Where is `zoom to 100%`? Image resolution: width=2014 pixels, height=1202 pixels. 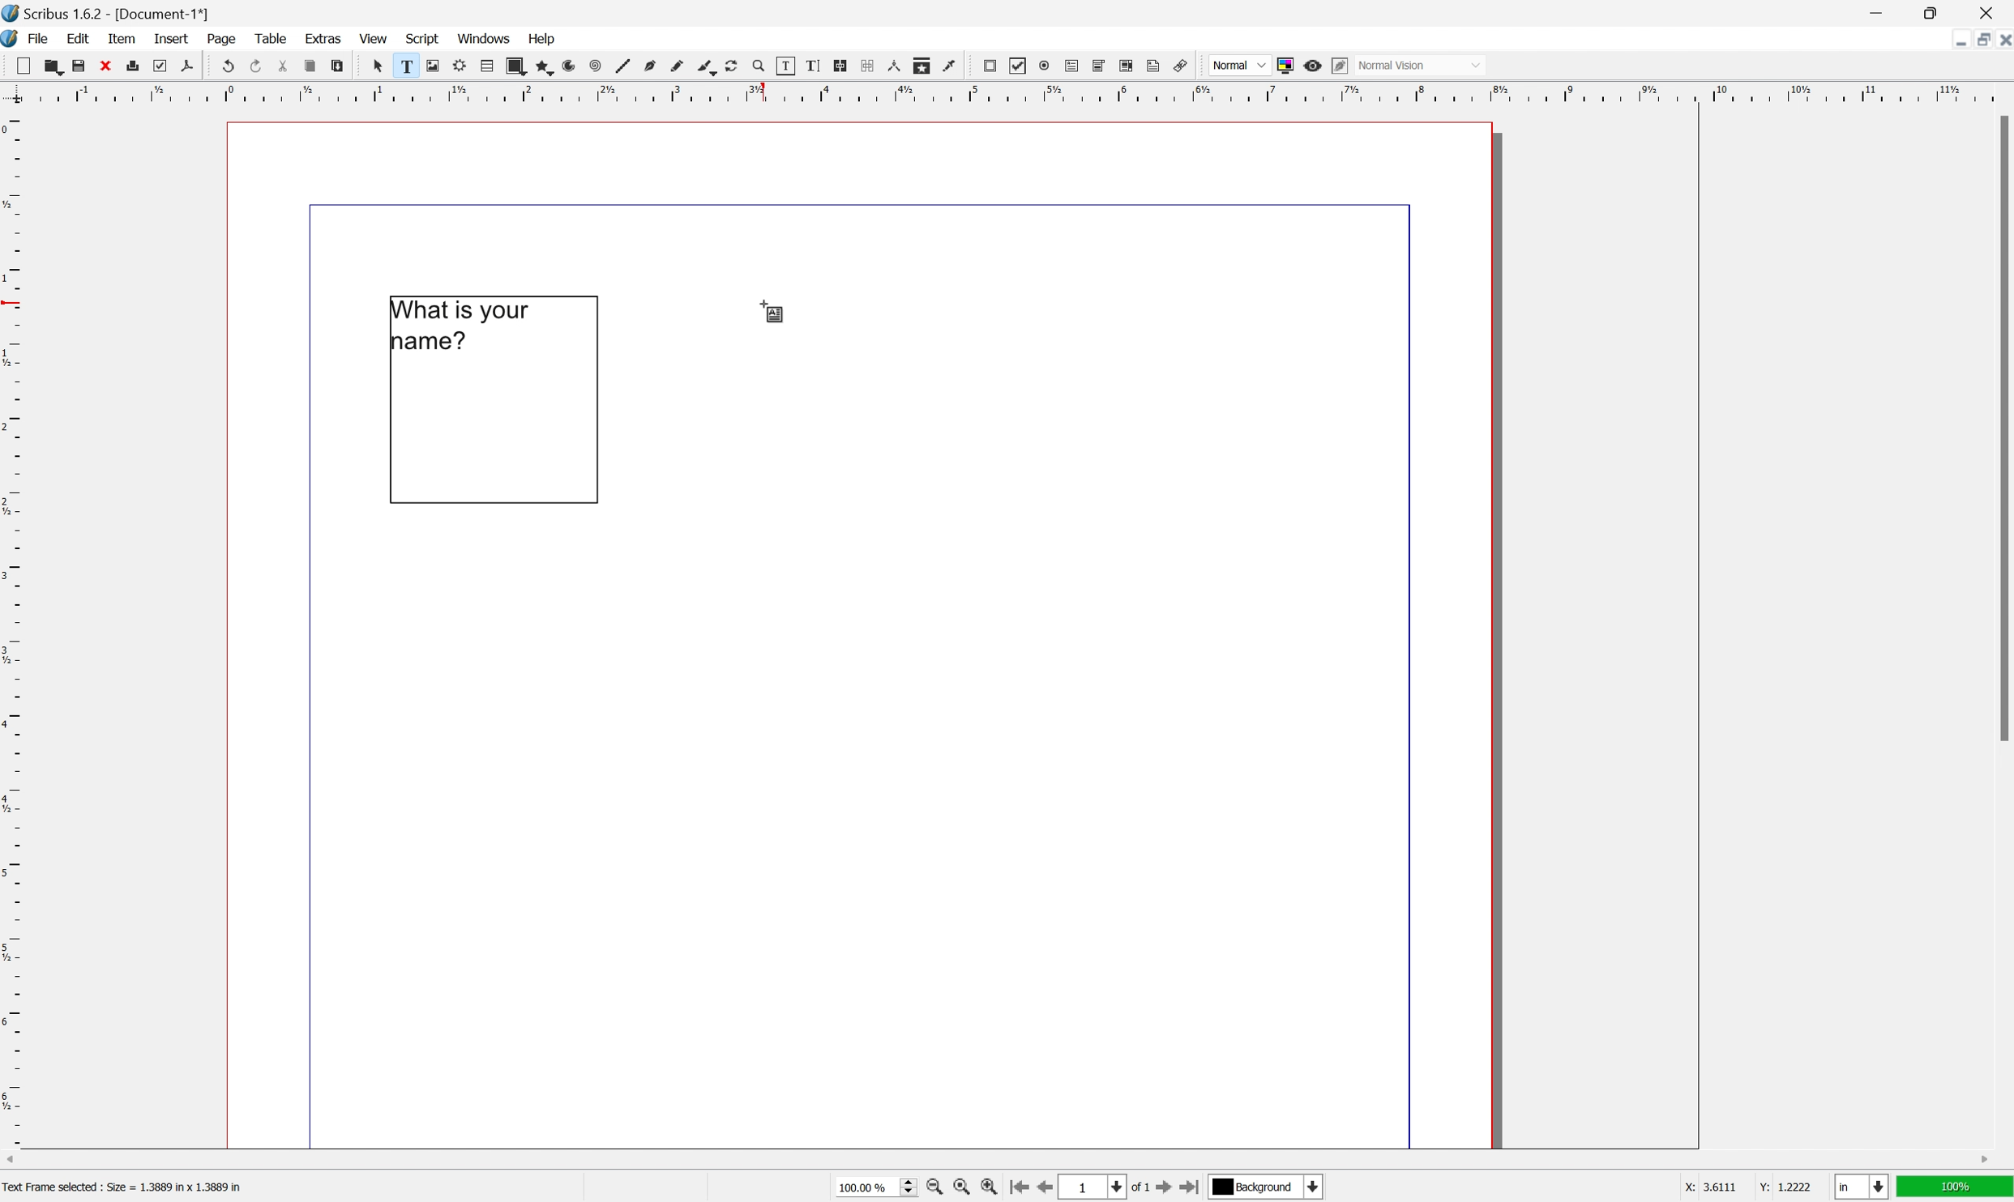 zoom to 100% is located at coordinates (958, 1188).